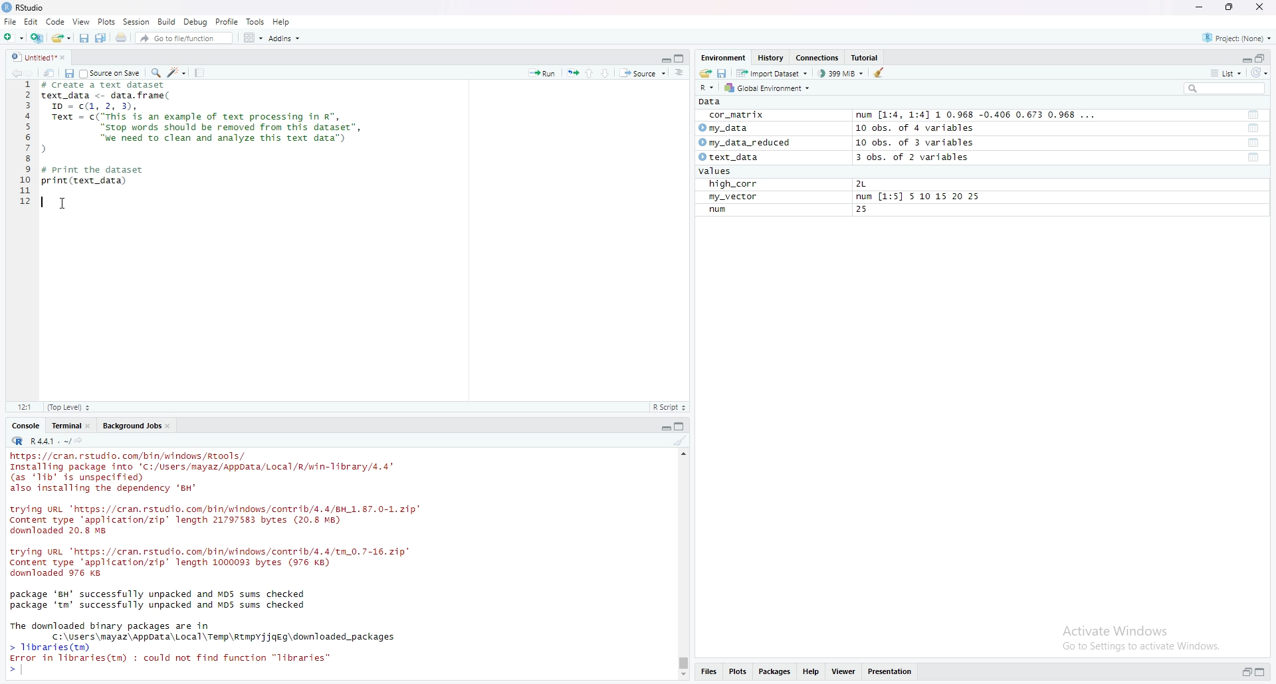 Image resolution: width=1276 pixels, height=684 pixels. Describe the element at coordinates (734, 197) in the screenshot. I see `my_vector` at that location.